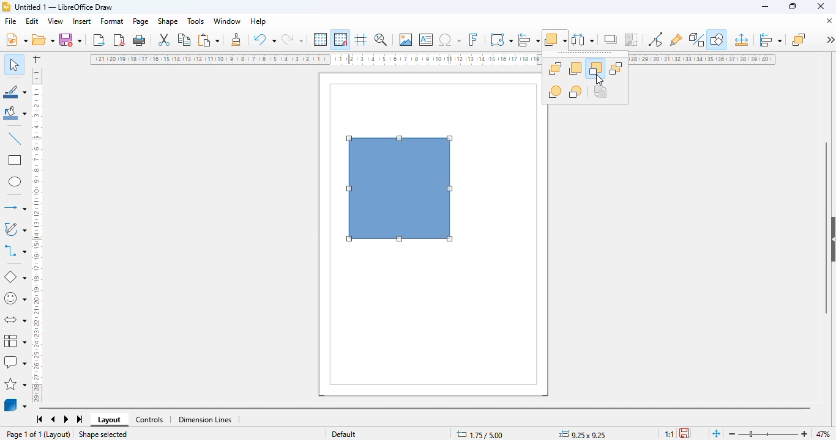 This screenshot has height=440, width=836. Describe the element at coordinates (576, 92) in the screenshot. I see `behind object` at that location.